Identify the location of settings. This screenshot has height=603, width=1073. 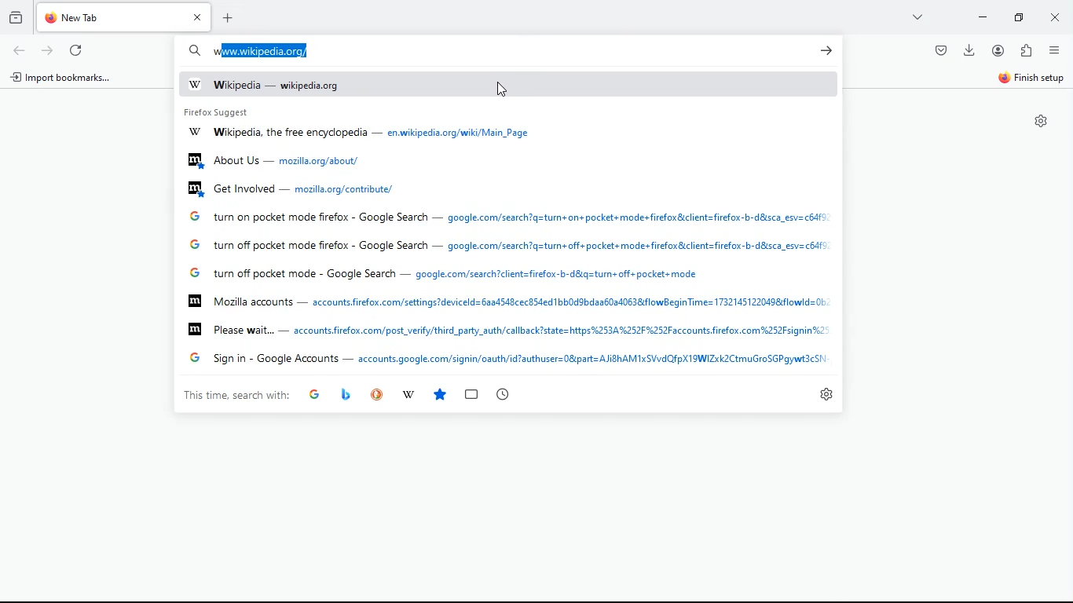
(1042, 121).